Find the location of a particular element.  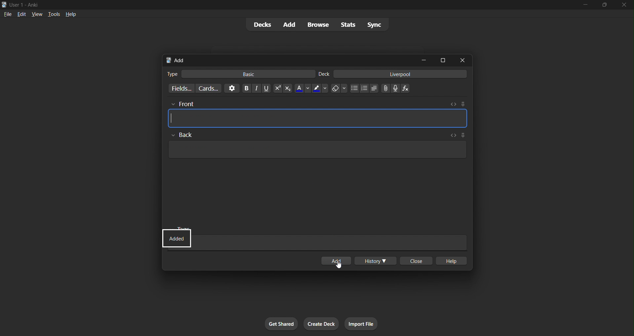

ordered list is located at coordinates (366, 88).